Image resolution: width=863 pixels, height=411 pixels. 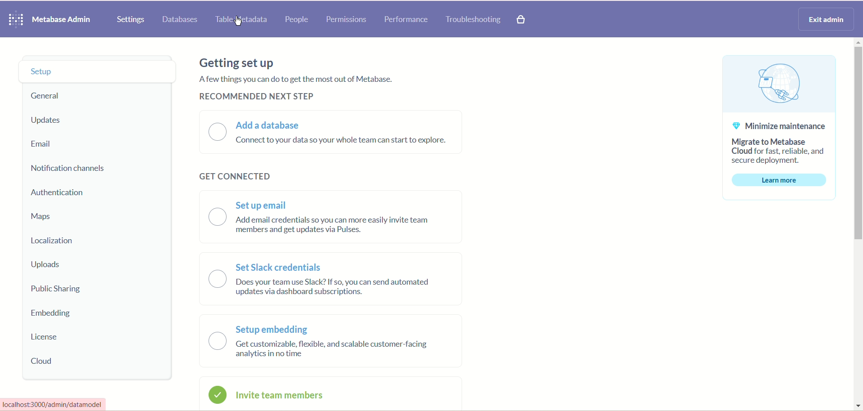 What do you see at coordinates (182, 20) in the screenshot?
I see `database` at bounding box center [182, 20].